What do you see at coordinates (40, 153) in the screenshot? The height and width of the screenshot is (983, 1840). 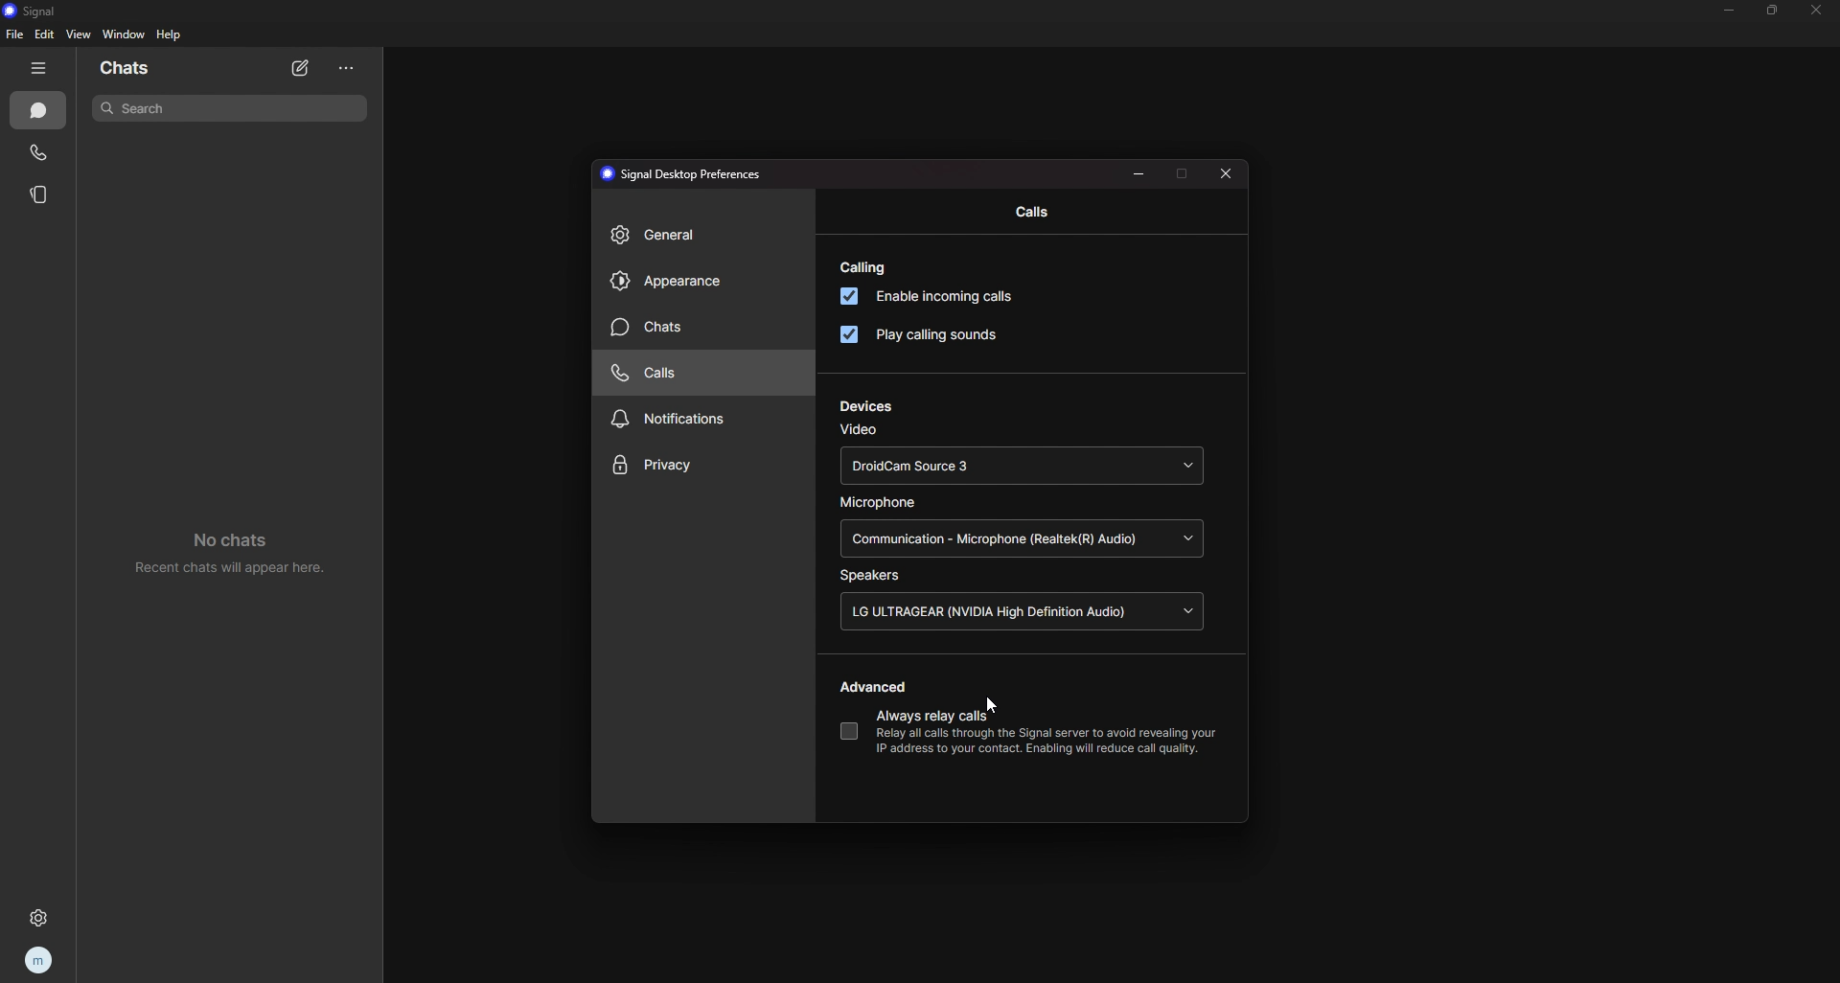 I see `calls` at bounding box center [40, 153].